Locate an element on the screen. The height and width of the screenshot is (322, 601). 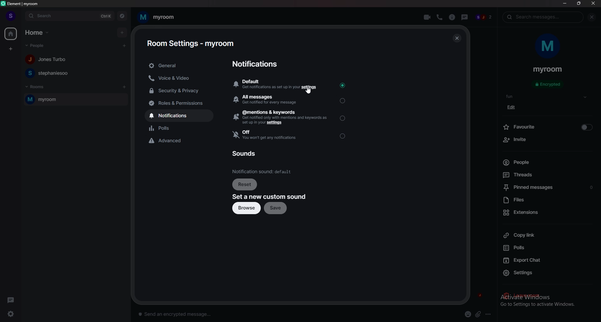
options is located at coordinates (489, 314).